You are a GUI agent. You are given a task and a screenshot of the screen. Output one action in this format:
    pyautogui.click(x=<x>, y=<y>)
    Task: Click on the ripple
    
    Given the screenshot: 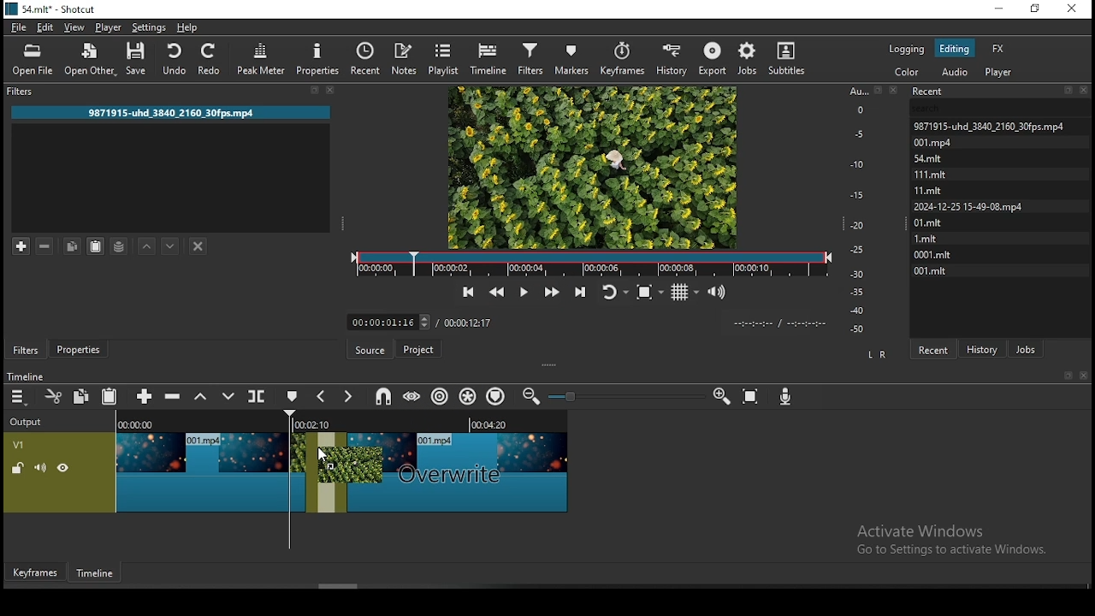 What is the action you would take?
    pyautogui.click(x=437, y=396)
    